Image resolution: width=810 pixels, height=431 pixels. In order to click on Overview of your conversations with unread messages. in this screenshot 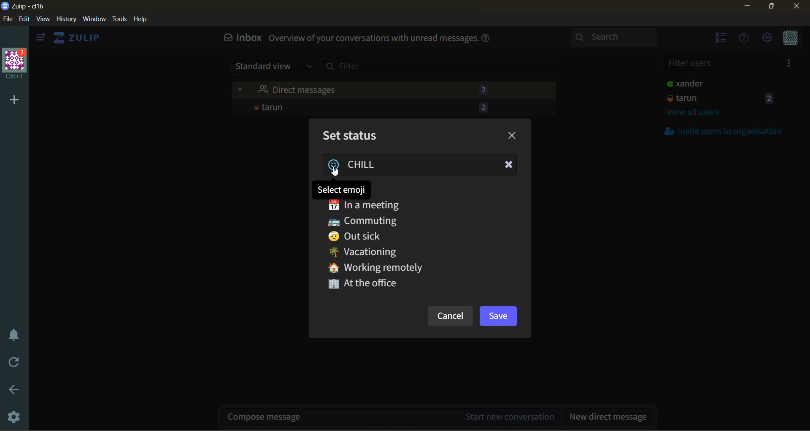, I will do `click(373, 39)`.